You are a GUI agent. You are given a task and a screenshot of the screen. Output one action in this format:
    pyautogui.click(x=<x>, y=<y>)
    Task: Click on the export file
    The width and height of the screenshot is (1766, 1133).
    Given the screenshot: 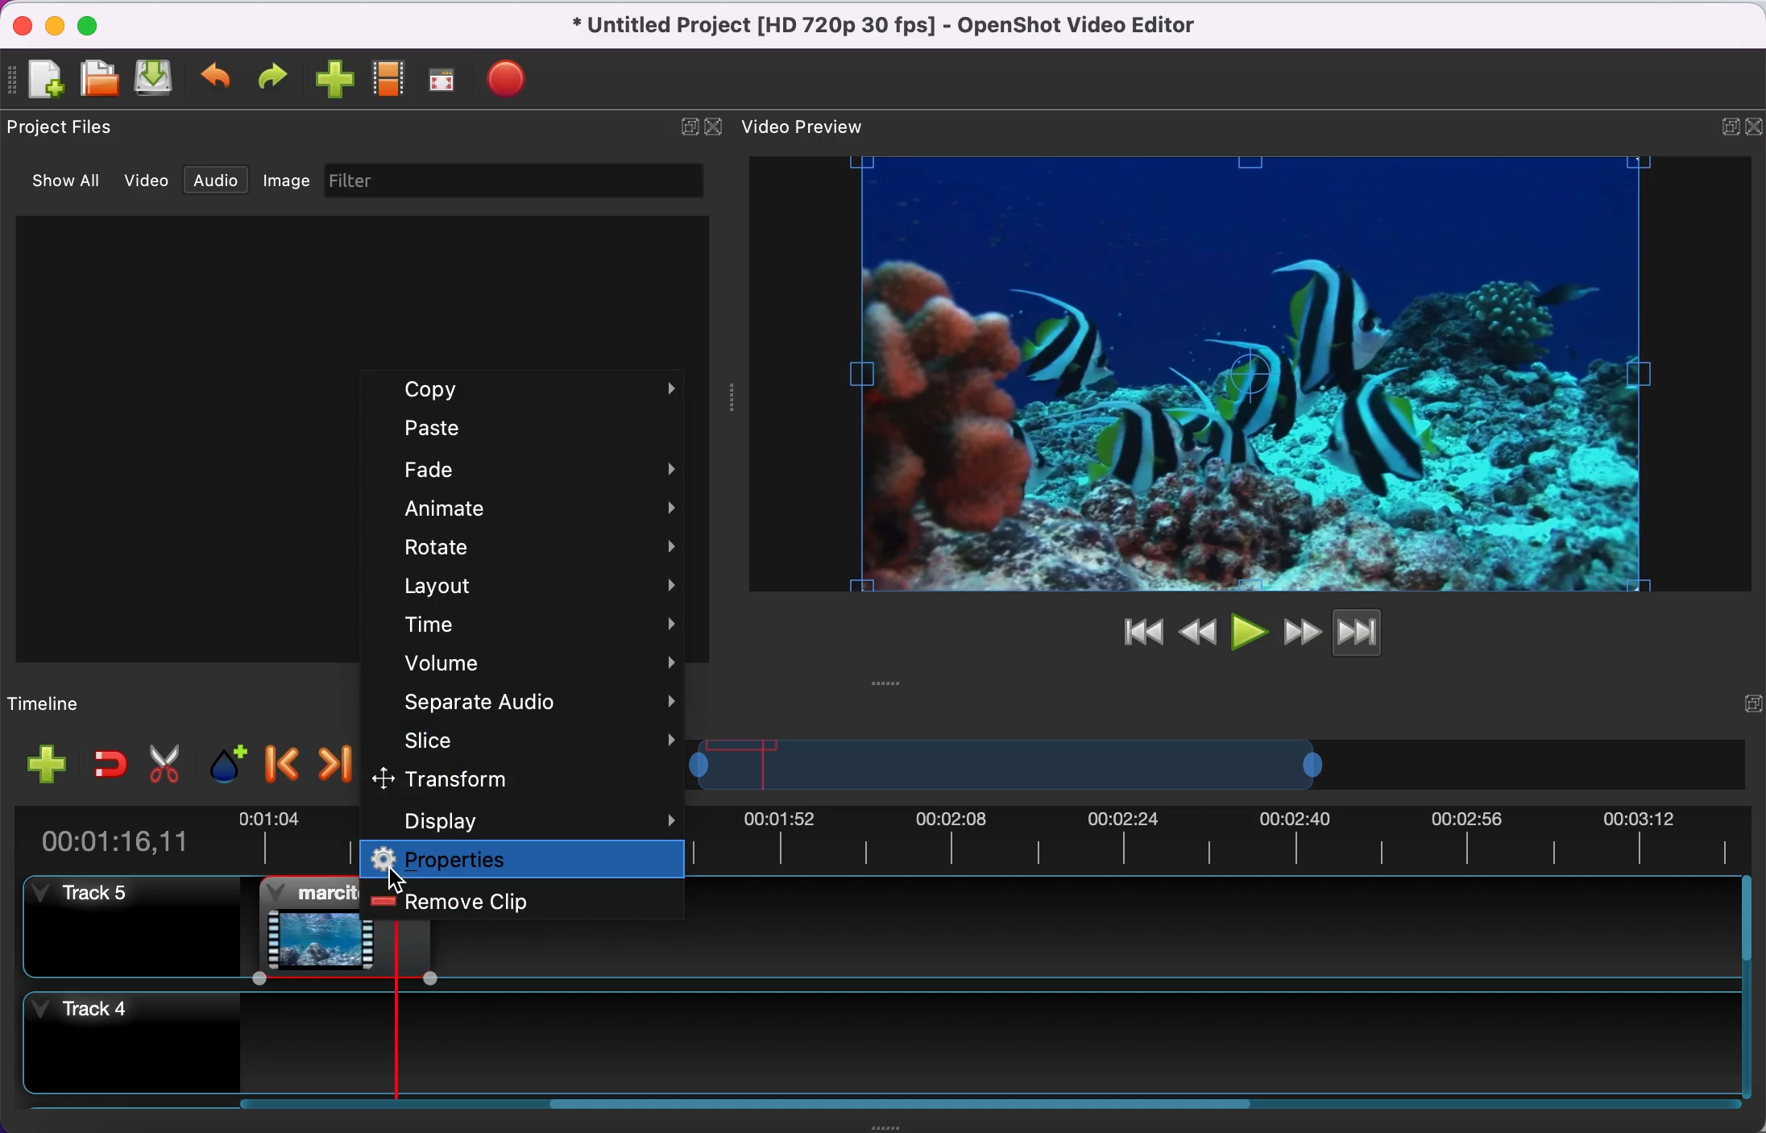 What is the action you would take?
    pyautogui.click(x=511, y=74)
    